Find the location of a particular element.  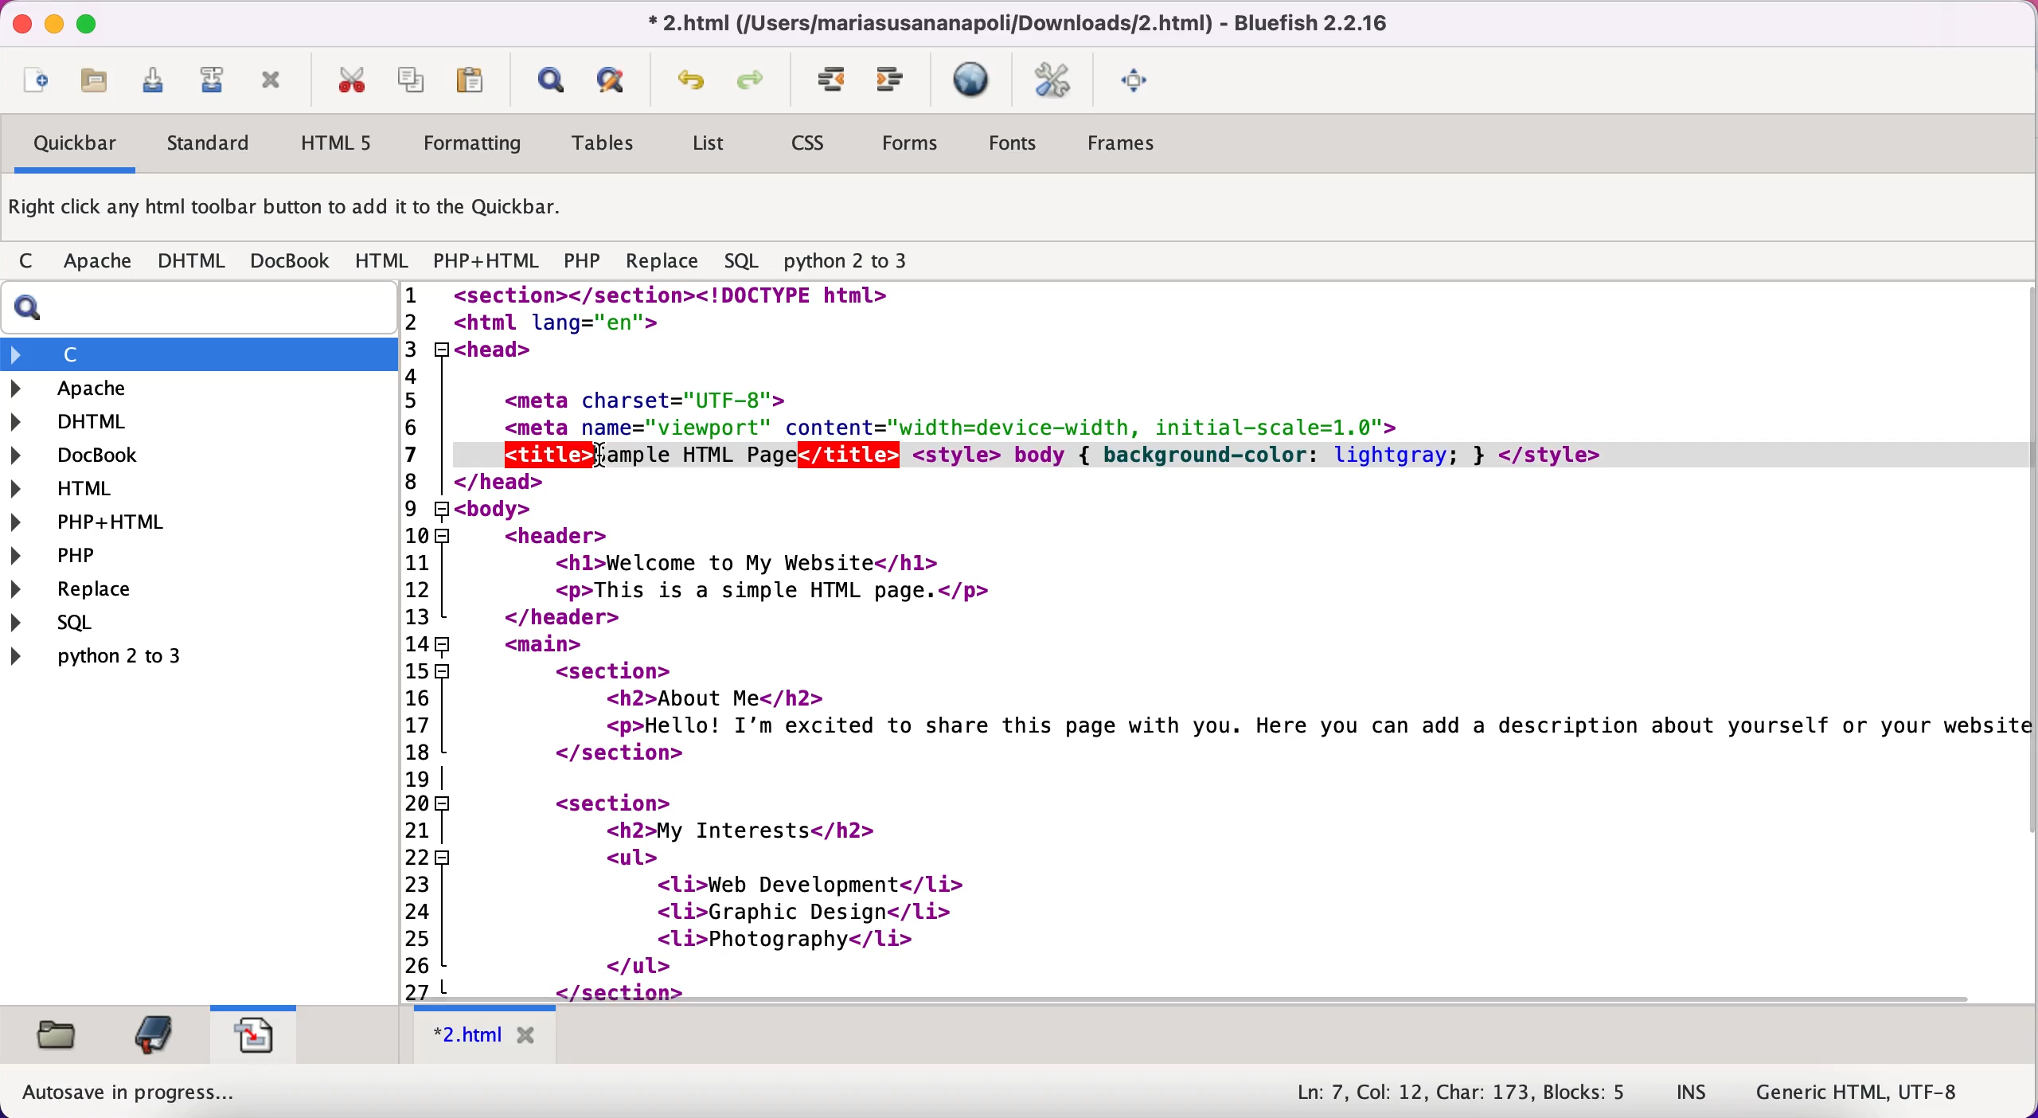

html is located at coordinates (384, 262).